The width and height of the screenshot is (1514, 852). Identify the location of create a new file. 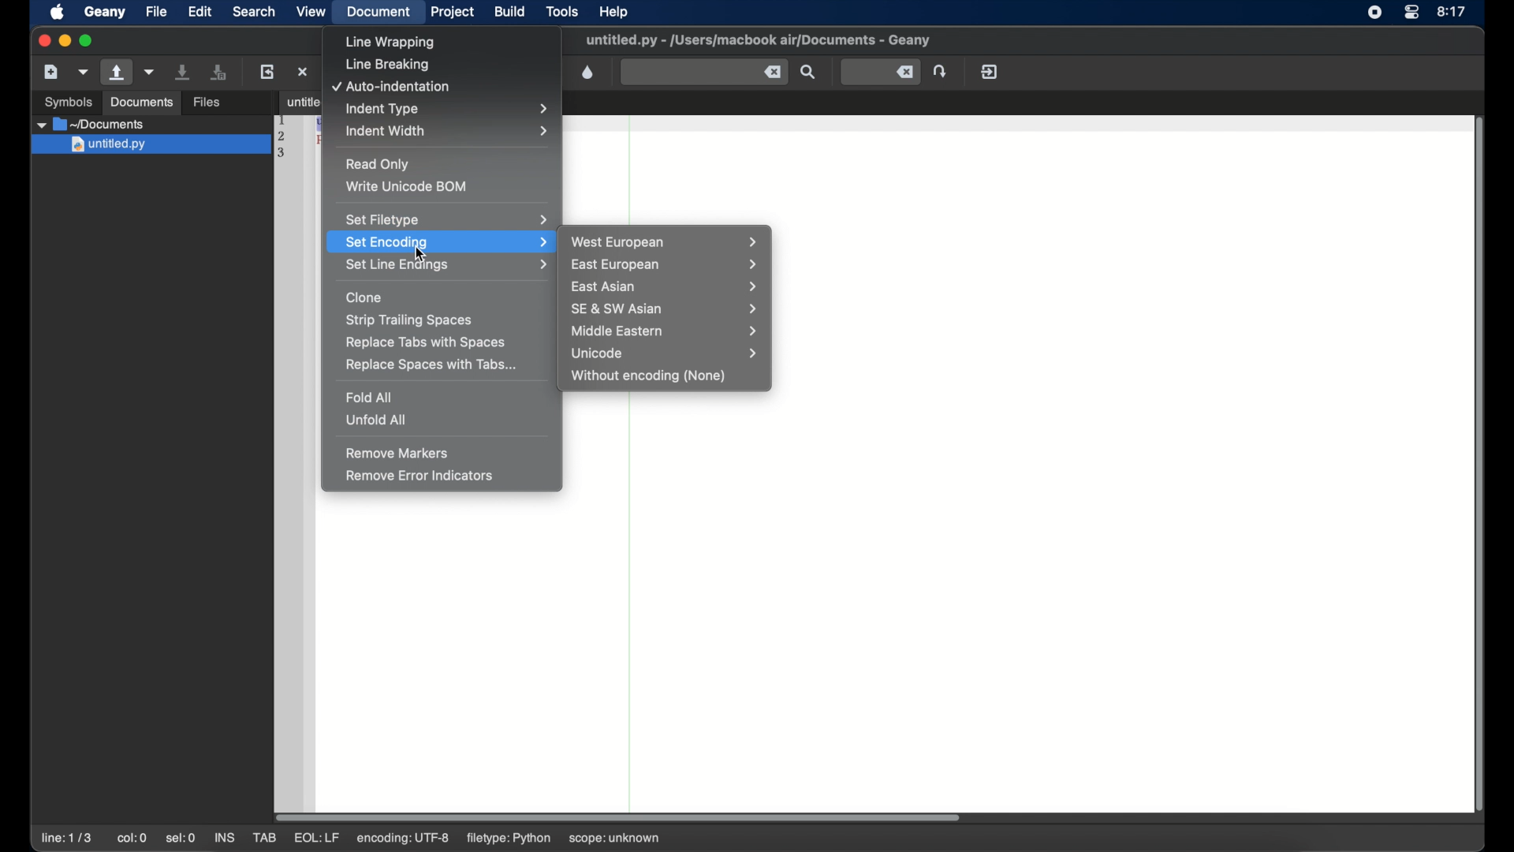
(51, 72).